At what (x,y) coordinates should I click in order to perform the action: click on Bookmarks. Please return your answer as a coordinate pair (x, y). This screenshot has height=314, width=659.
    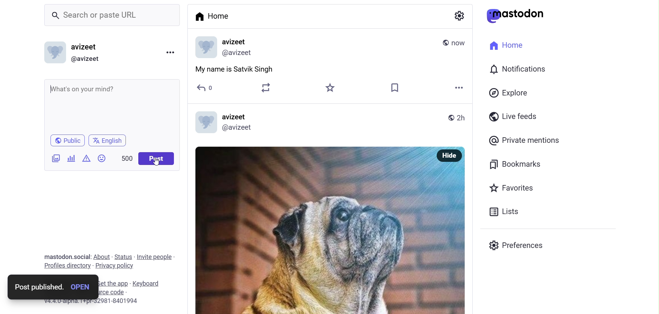
    Looking at the image, I should click on (520, 165).